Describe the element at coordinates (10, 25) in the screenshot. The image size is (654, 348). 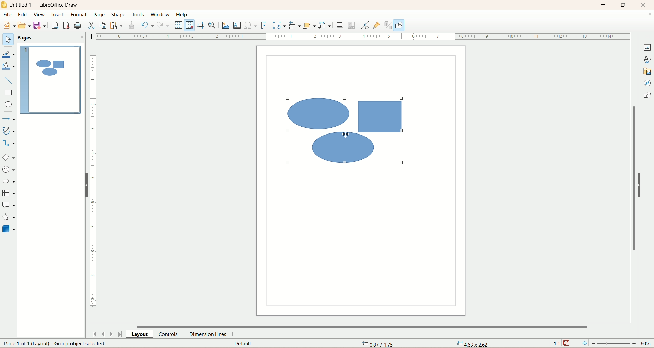
I see `new` at that location.